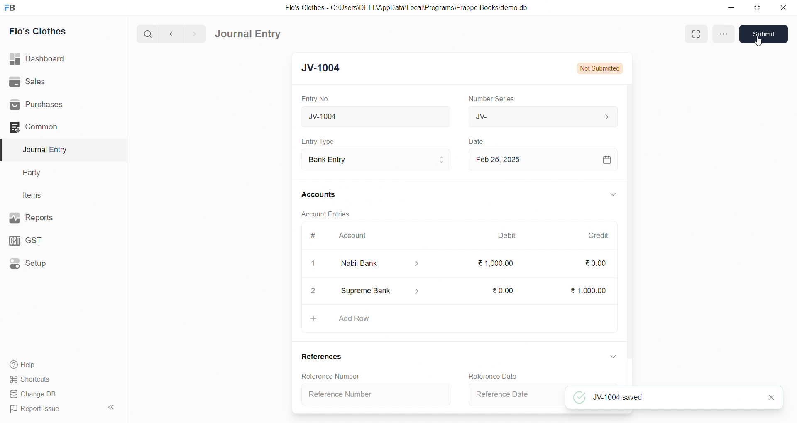 The image size is (797, 423). What do you see at coordinates (496, 376) in the screenshot?
I see `Reference Date` at bounding box center [496, 376].